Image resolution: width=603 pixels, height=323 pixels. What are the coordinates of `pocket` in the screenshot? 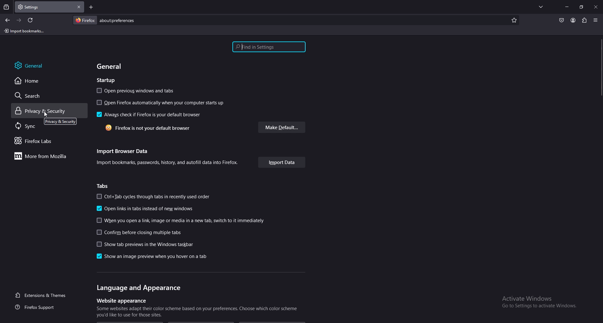 It's located at (561, 20).